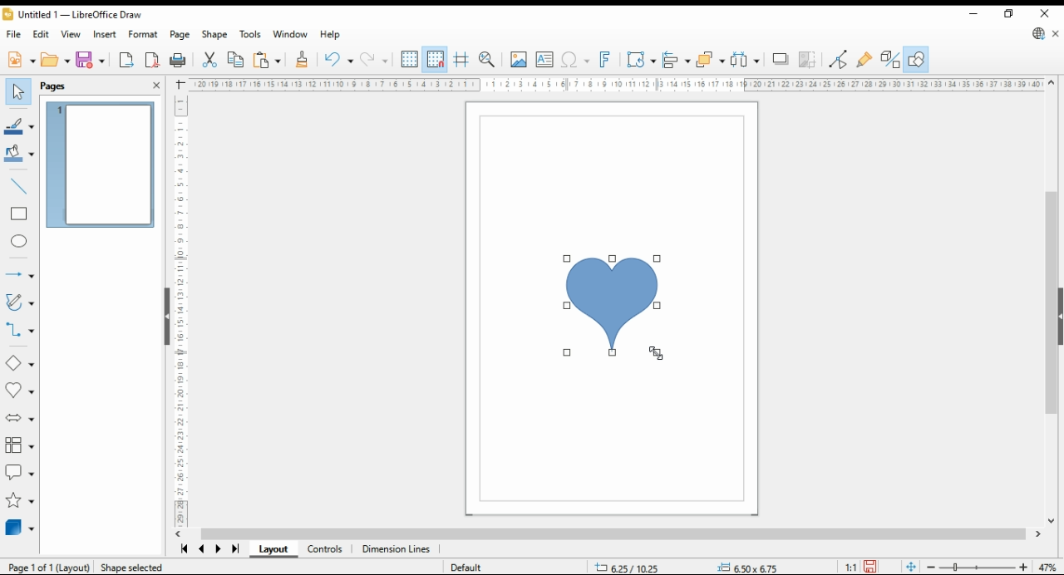 Image resolution: width=1064 pixels, height=575 pixels. I want to click on close document, so click(1056, 33).